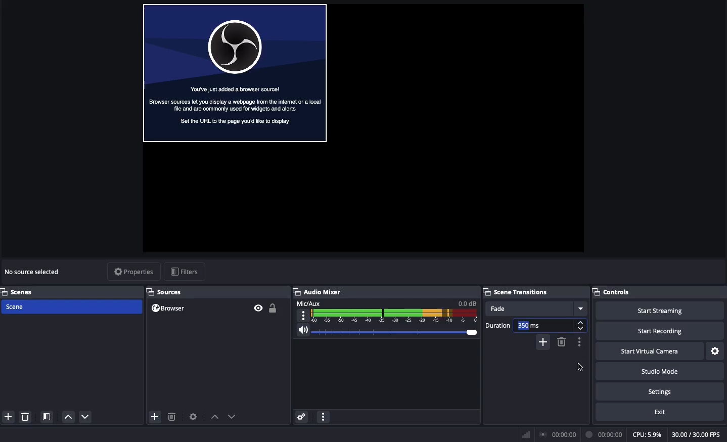  Describe the element at coordinates (319, 291) in the screenshot. I see `Audio mixer` at that location.